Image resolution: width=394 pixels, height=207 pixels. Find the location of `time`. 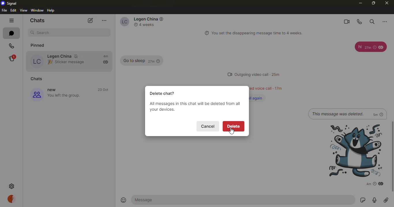

time is located at coordinates (106, 56).